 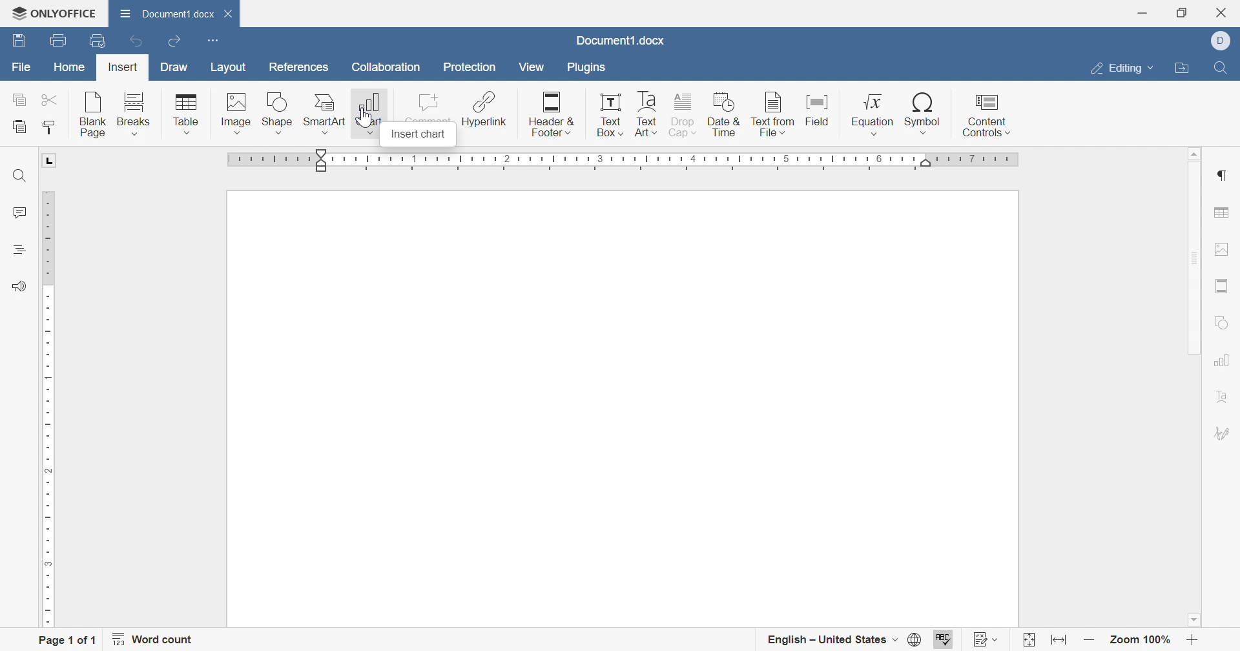 What do you see at coordinates (386, 69) in the screenshot?
I see `Collaboration` at bounding box center [386, 69].